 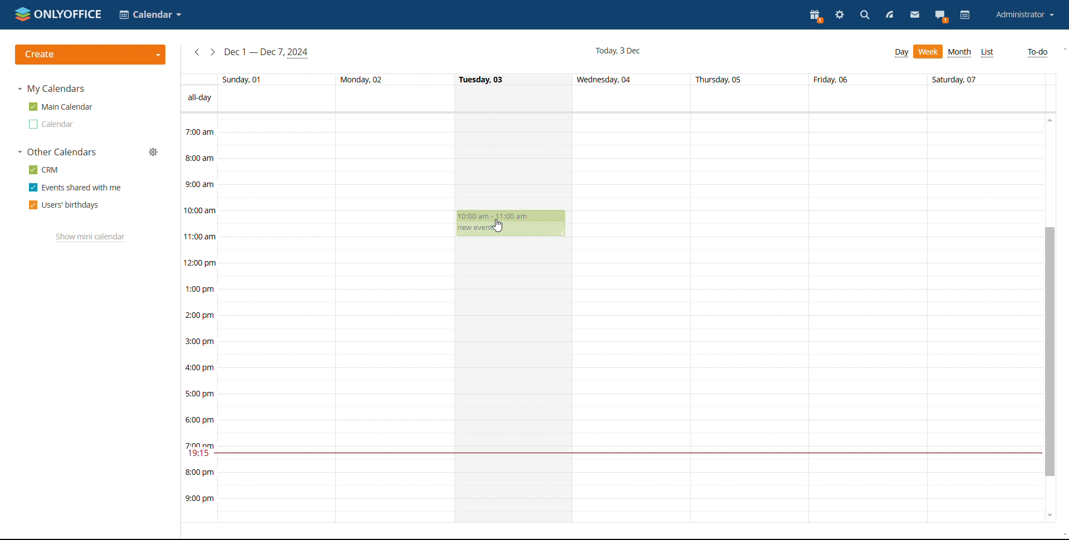 I want to click on create, so click(x=91, y=55).